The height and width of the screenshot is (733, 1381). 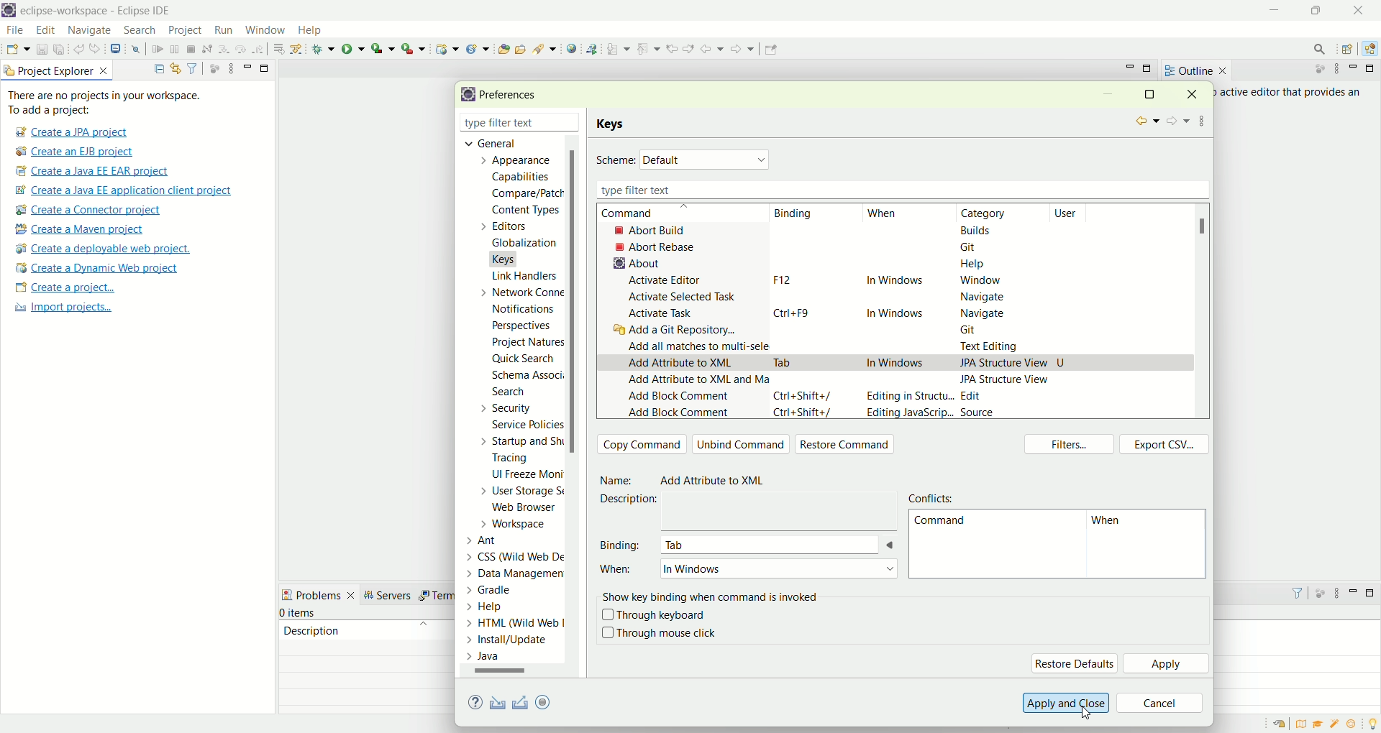 I want to click on save, so click(x=43, y=50).